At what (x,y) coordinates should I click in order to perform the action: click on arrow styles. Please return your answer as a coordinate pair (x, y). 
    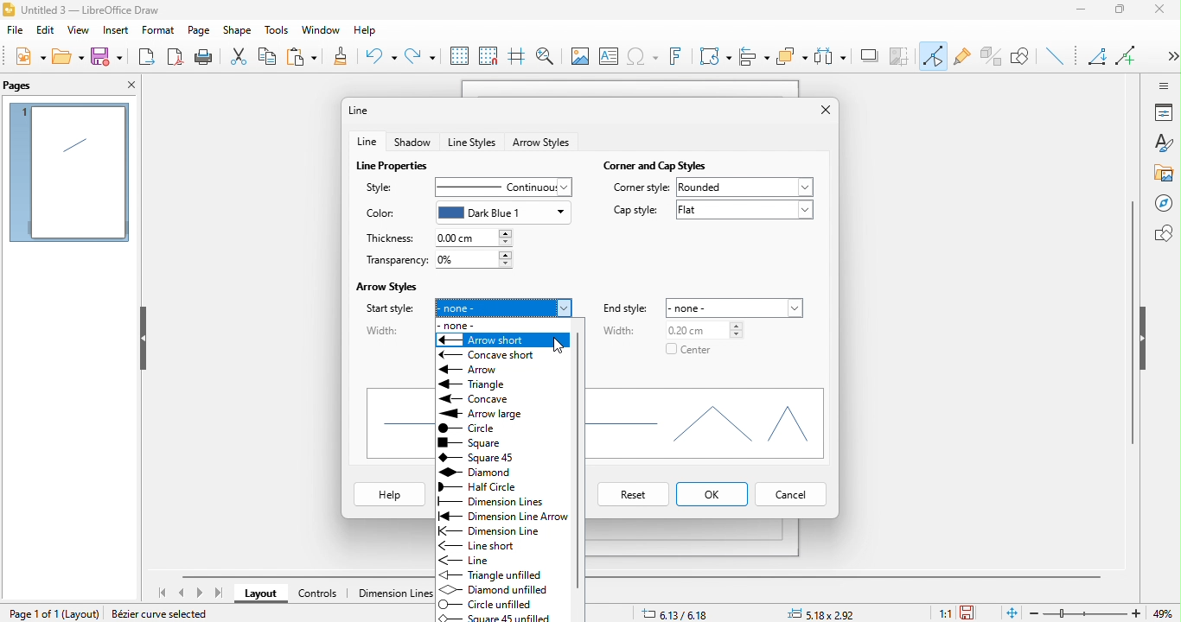
    Looking at the image, I should click on (391, 285).